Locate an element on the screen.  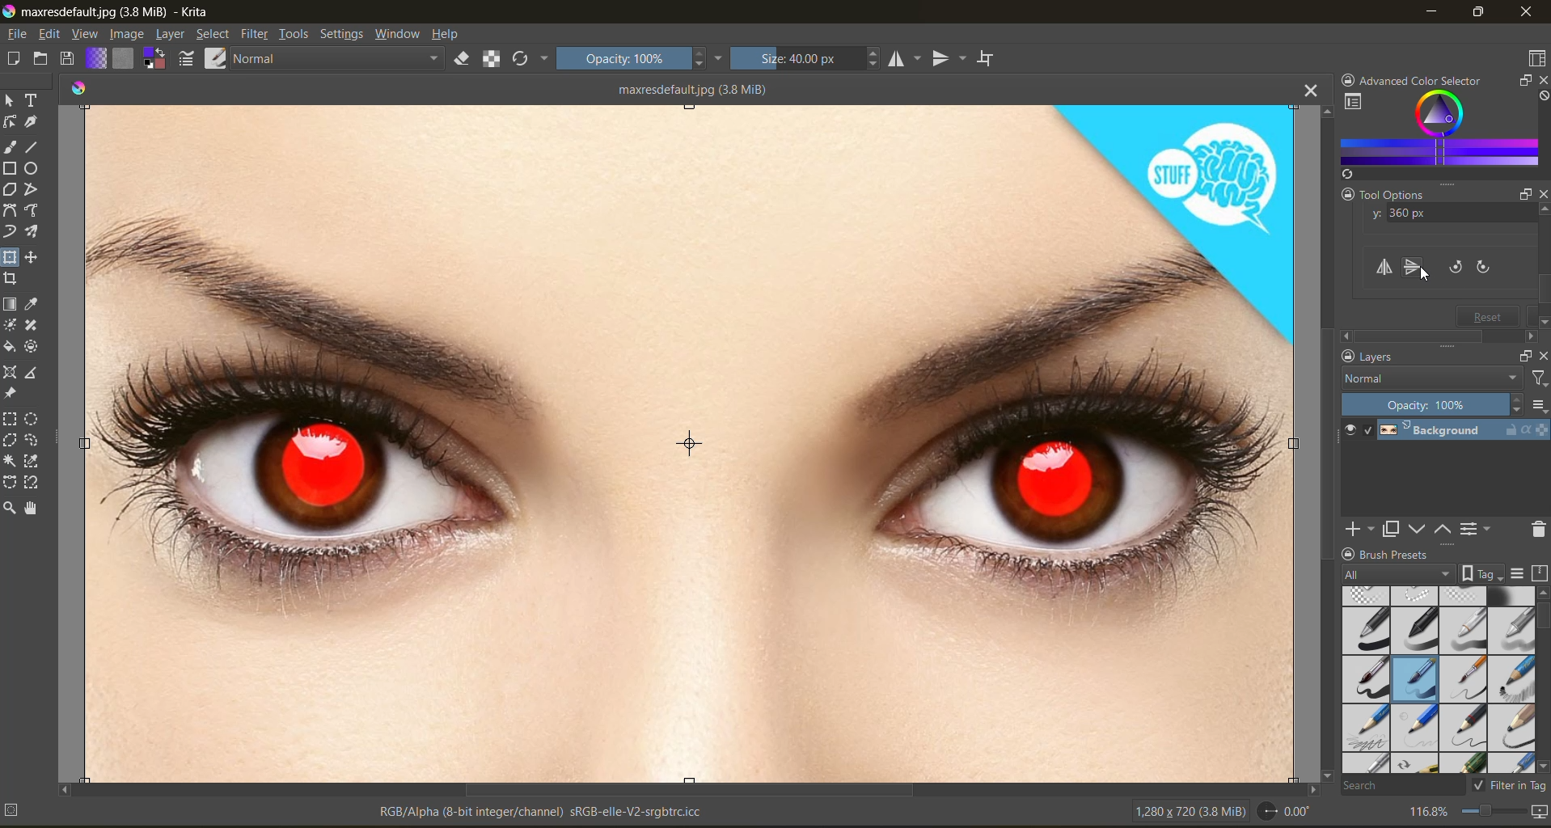
fill patterns is located at coordinates (126, 59).